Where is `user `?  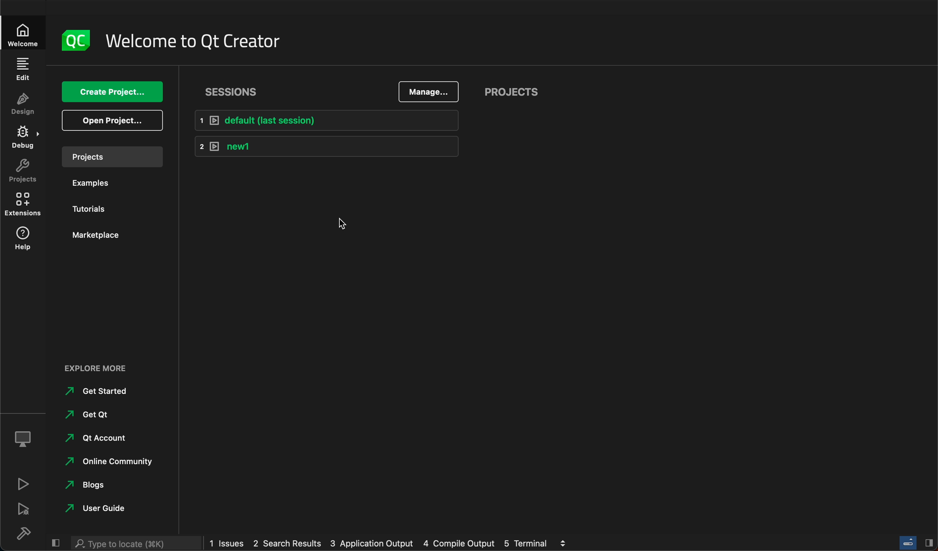
user  is located at coordinates (97, 508).